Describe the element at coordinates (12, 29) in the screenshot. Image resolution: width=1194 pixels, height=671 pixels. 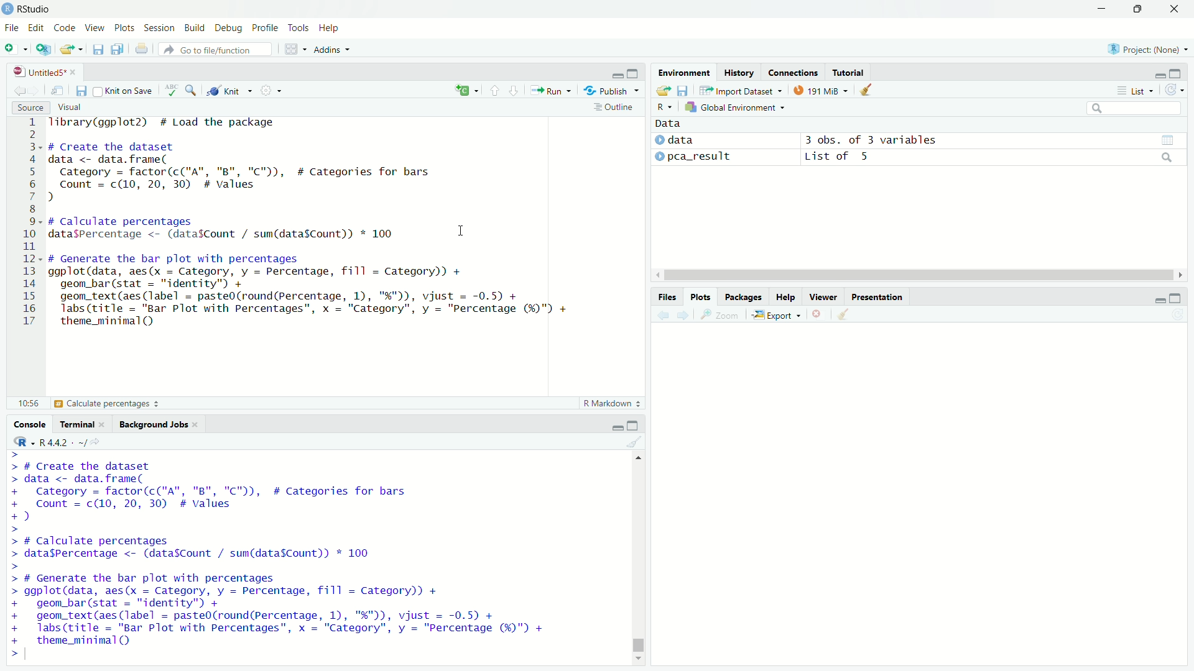
I see `File` at that location.